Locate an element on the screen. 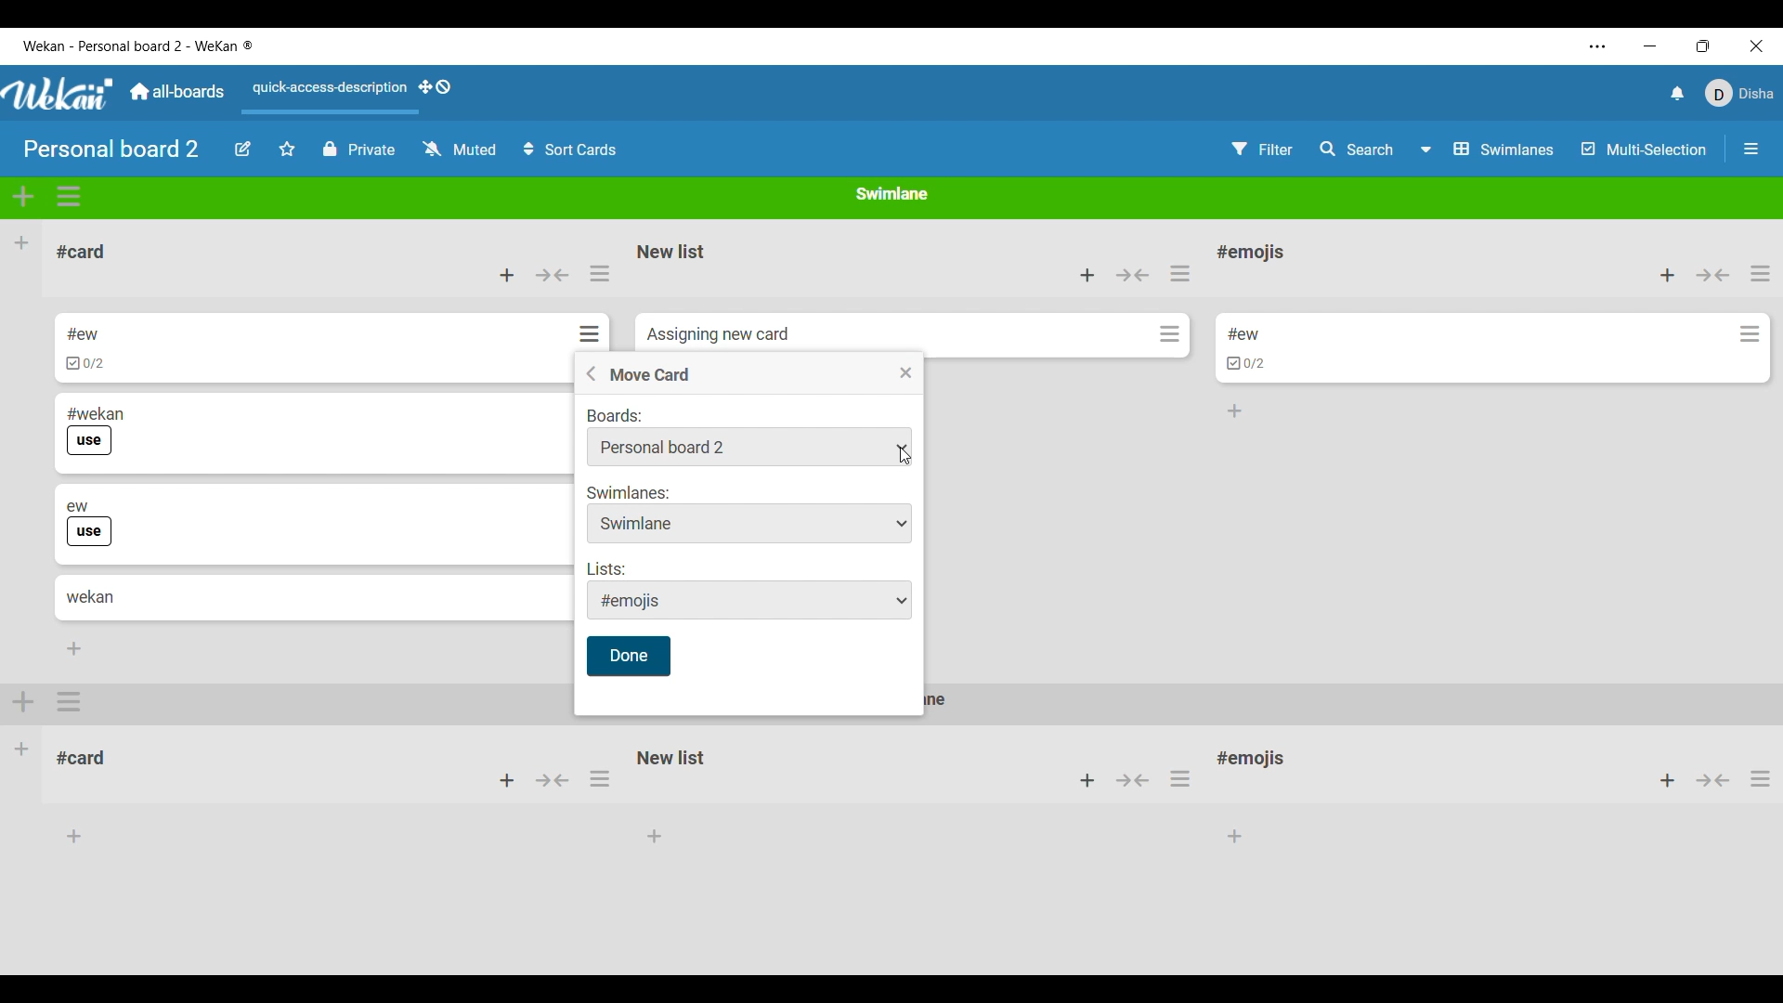 The width and height of the screenshot is (1783, 1003).  is located at coordinates (1714, 783).